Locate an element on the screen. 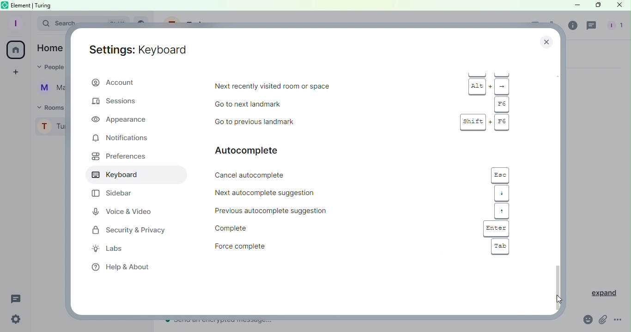 The width and height of the screenshot is (631, 332). Sidebar is located at coordinates (110, 194).